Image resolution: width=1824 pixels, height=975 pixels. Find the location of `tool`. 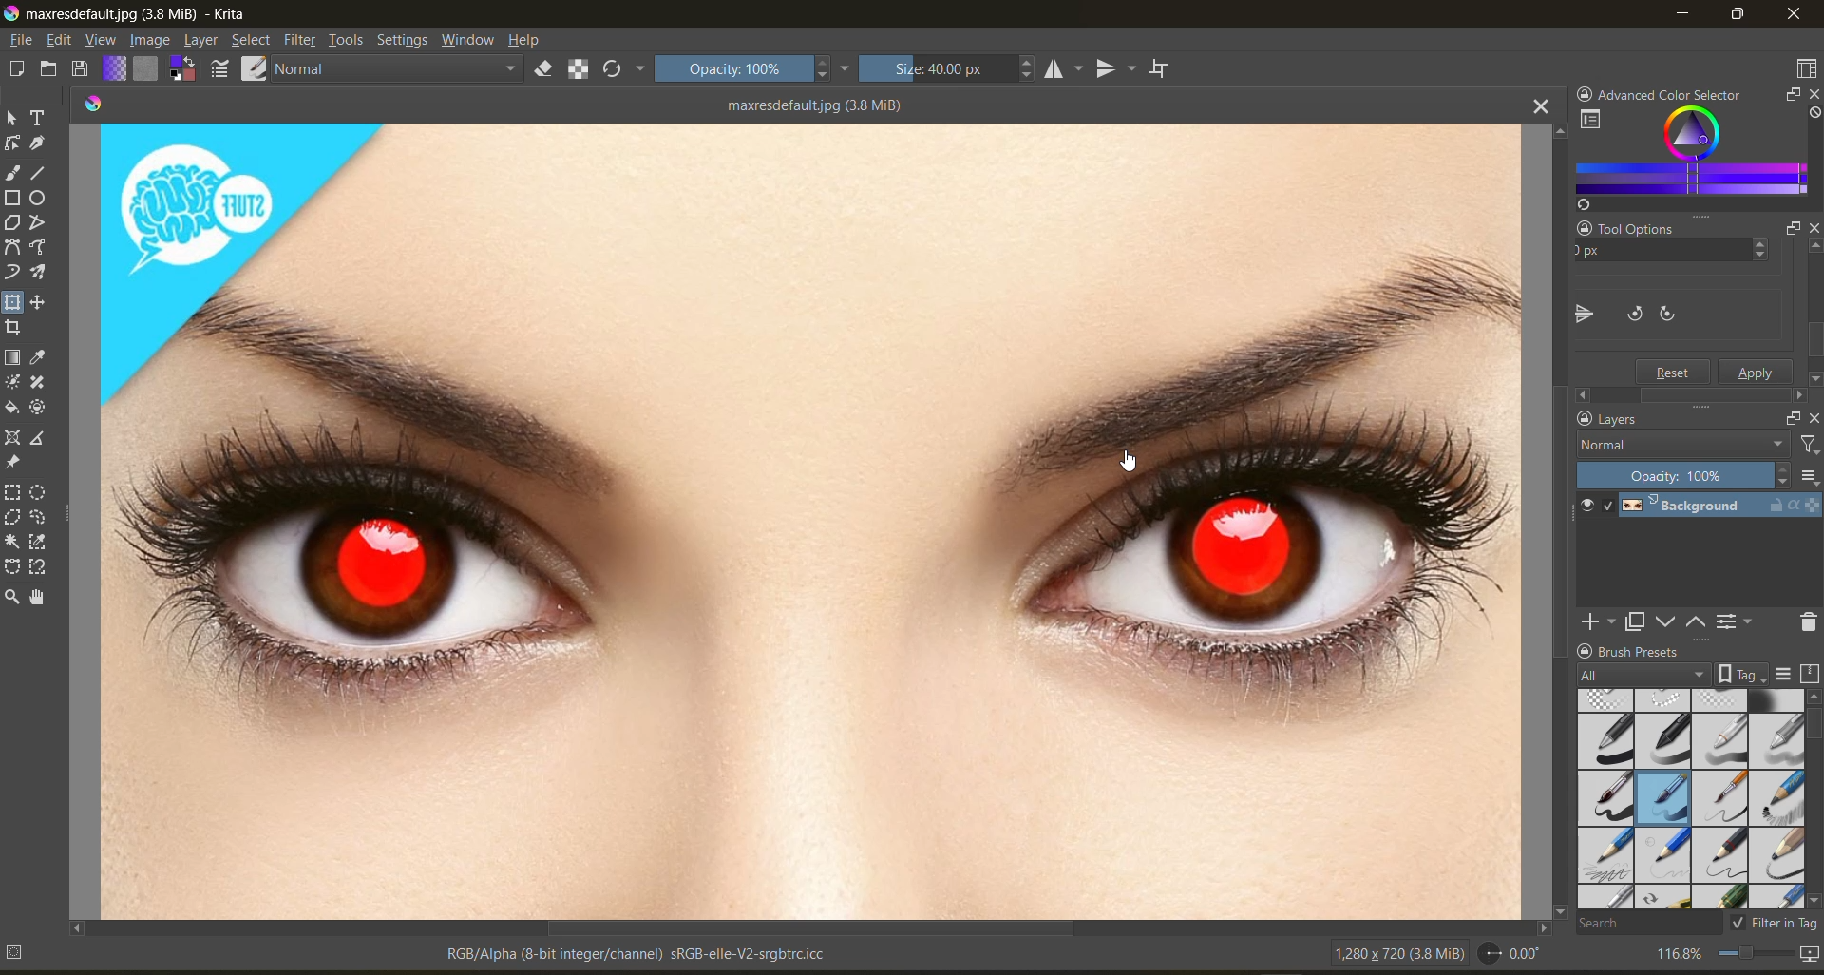

tool is located at coordinates (39, 441).